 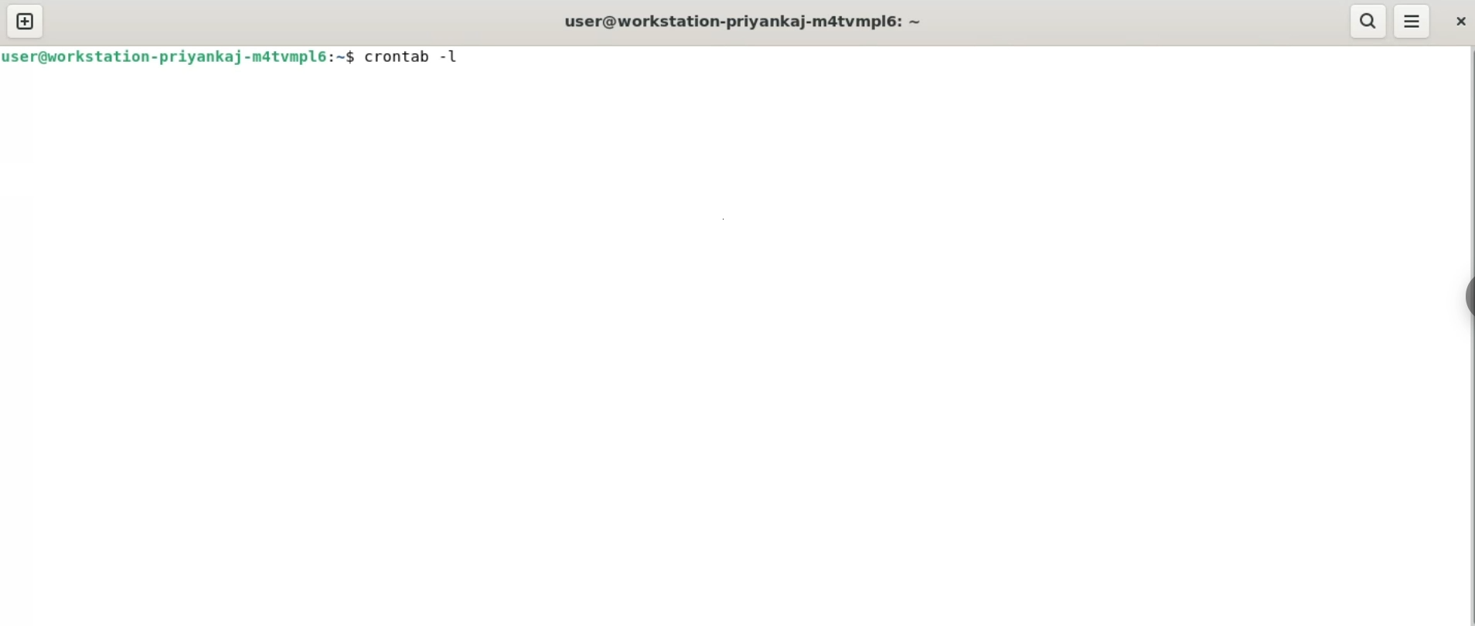 I want to click on search, so click(x=1371, y=21).